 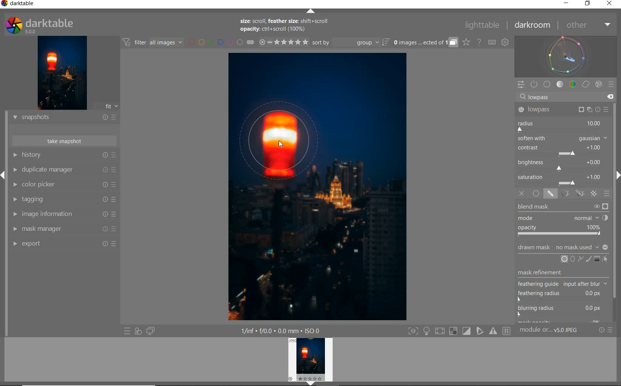 What do you see at coordinates (567, 56) in the screenshot?
I see `WAVEFORM` at bounding box center [567, 56].